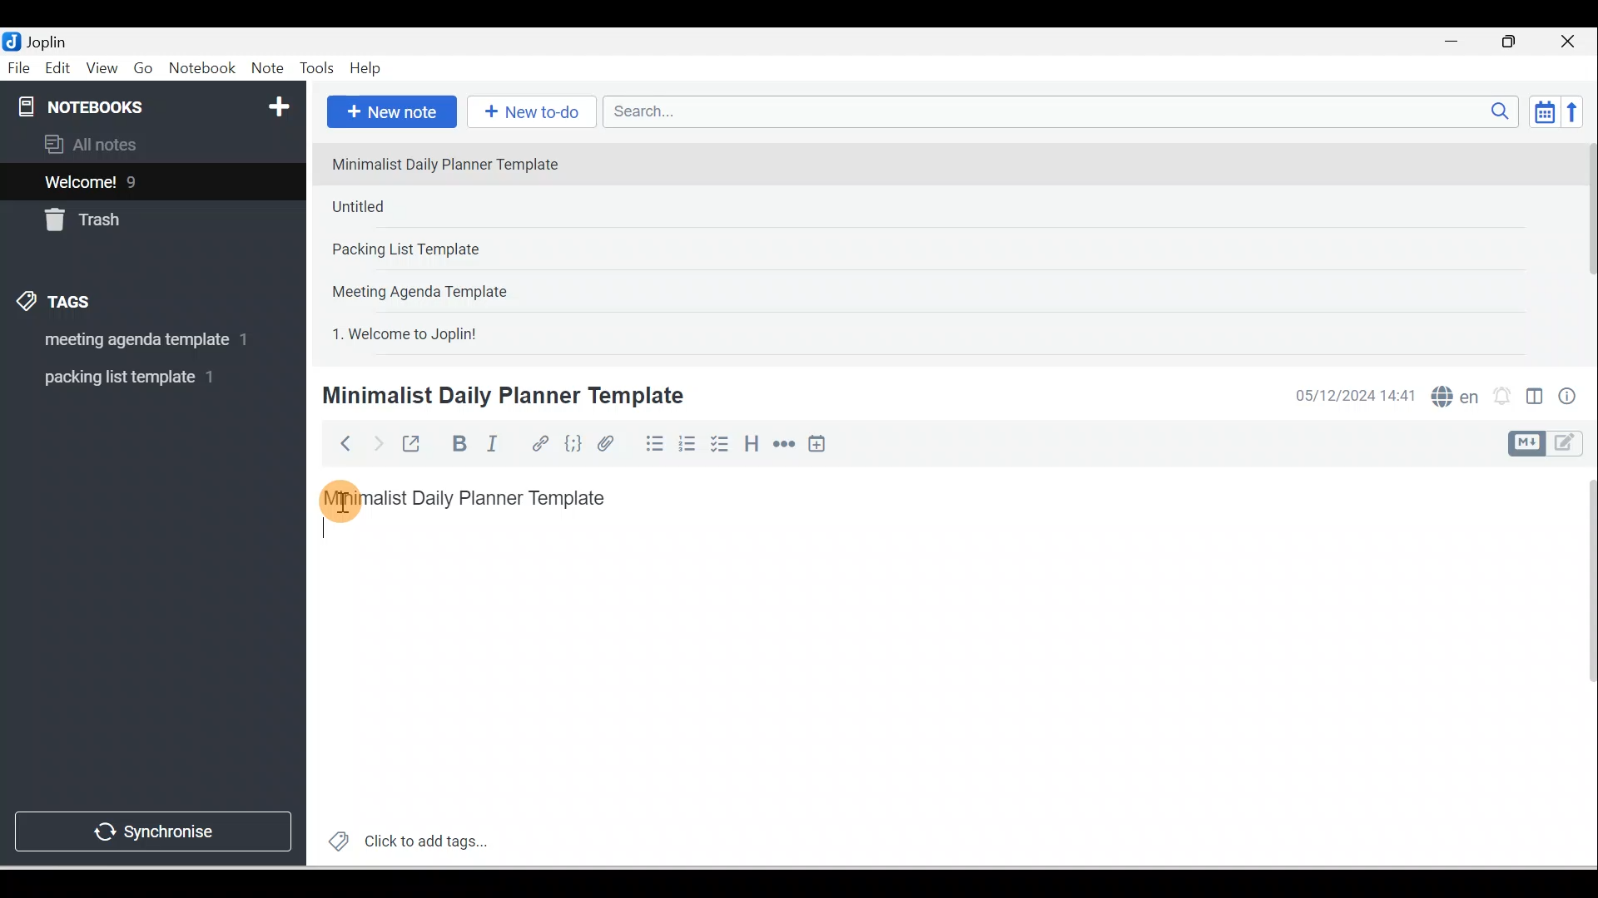 The image size is (1598, 898). Describe the element at coordinates (59, 304) in the screenshot. I see `Tags` at that location.